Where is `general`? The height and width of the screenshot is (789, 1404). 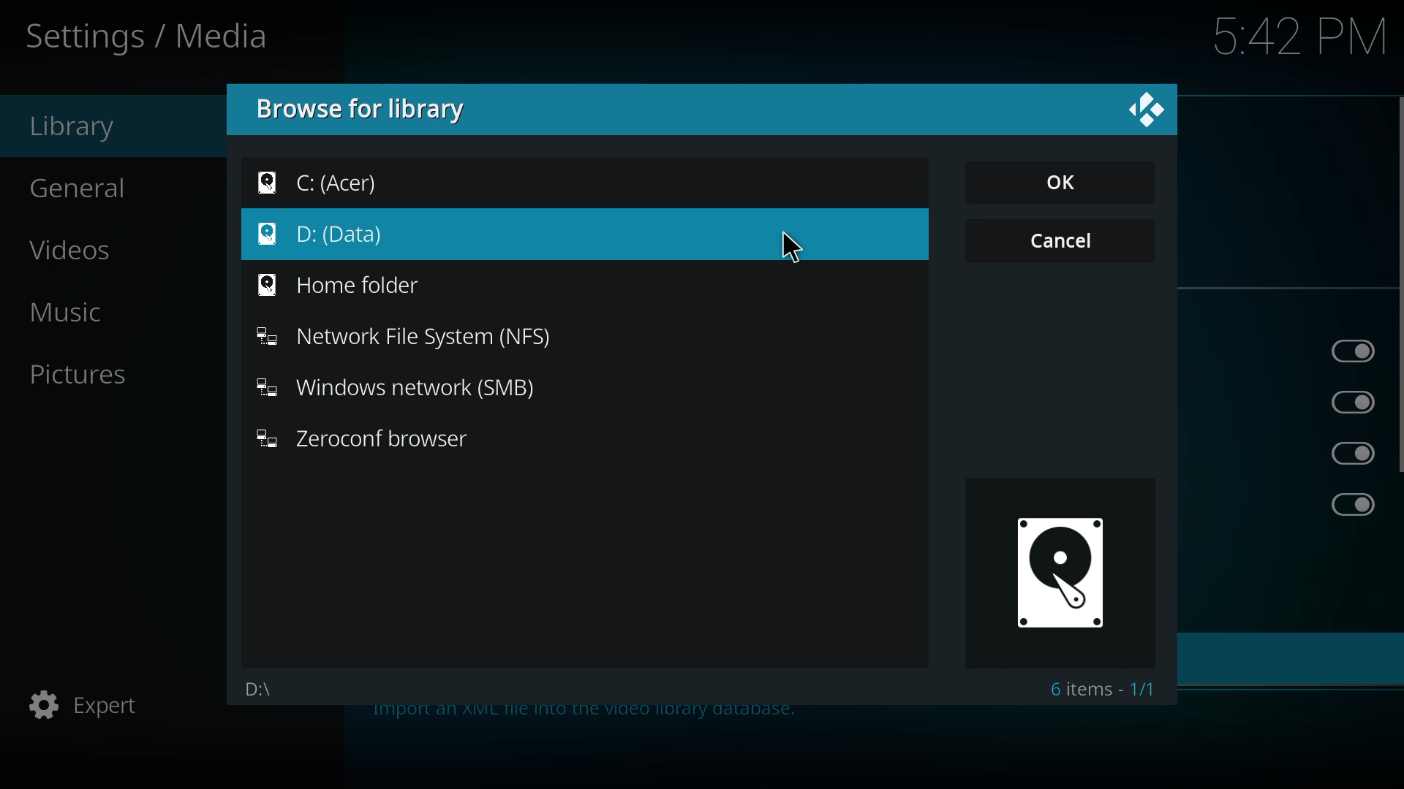
general is located at coordinates (88, 185).